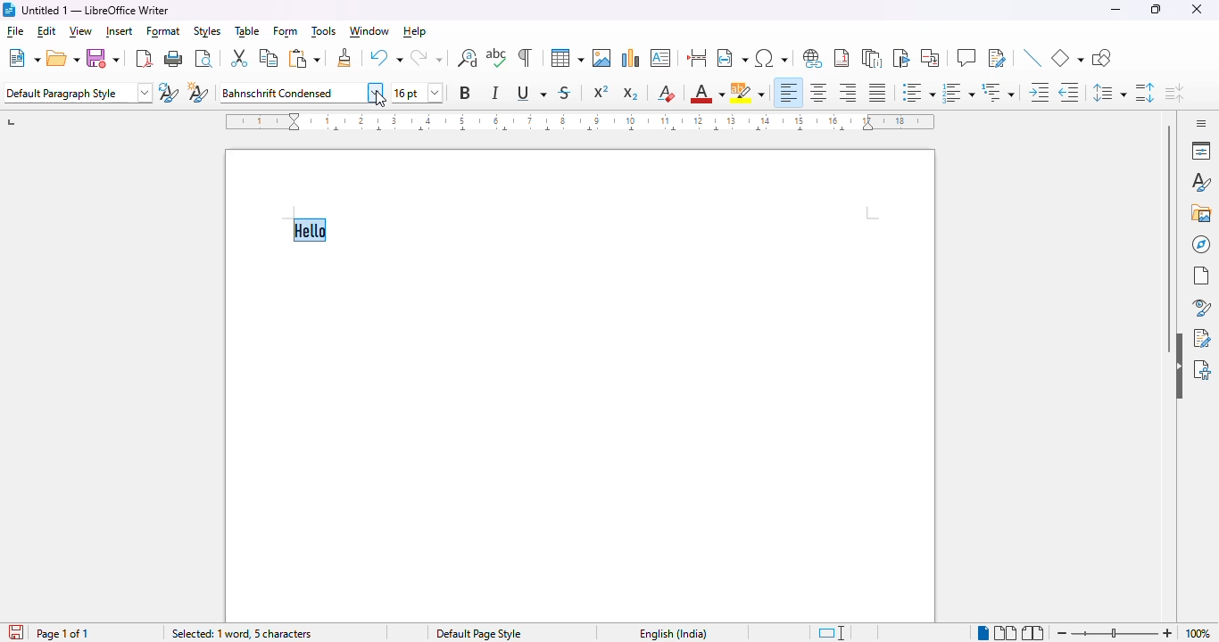 The image size is (1219, 642). What do you see at coordinates (818, 92) in the screenshot?
I see `align center` at bounding box center [818, 92].